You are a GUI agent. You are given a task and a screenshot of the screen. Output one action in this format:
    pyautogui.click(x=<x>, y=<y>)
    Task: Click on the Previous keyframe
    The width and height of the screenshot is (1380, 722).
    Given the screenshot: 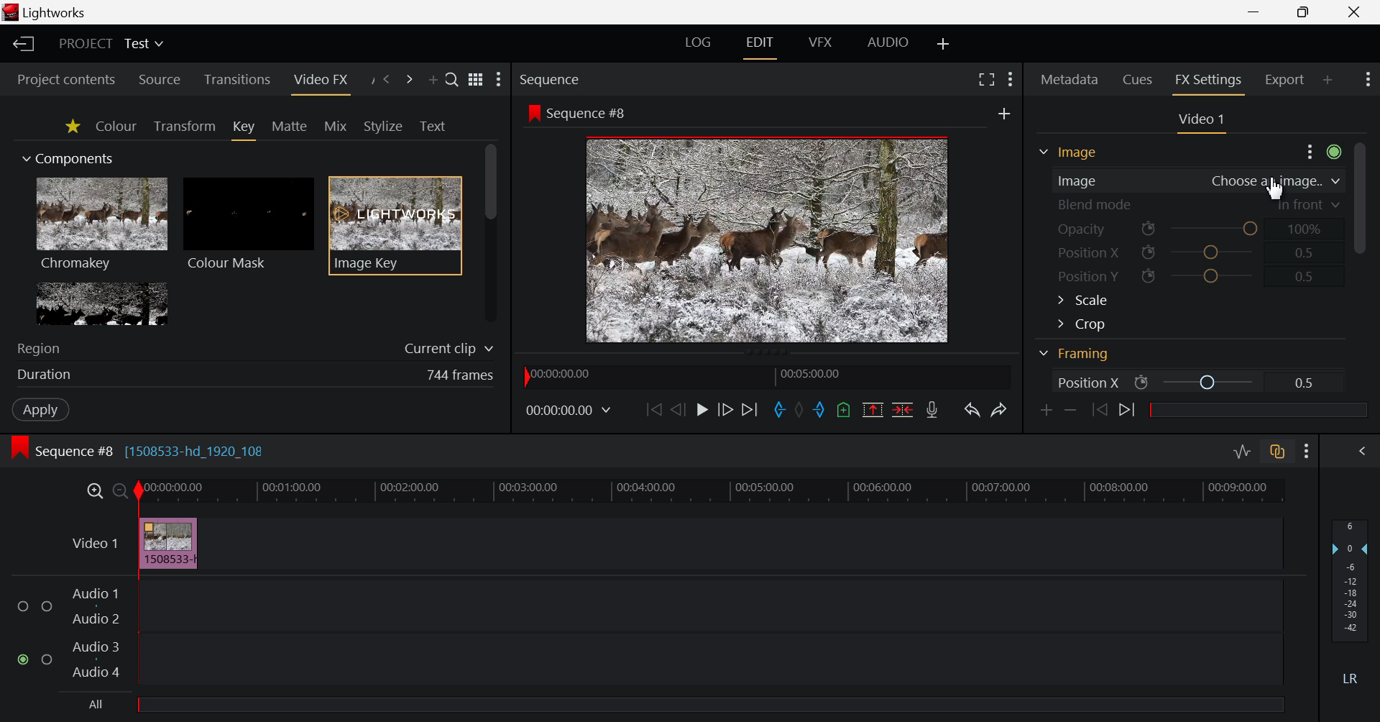 What is the action you would take?
    pyautogui.click(x=1100, y=413)
    